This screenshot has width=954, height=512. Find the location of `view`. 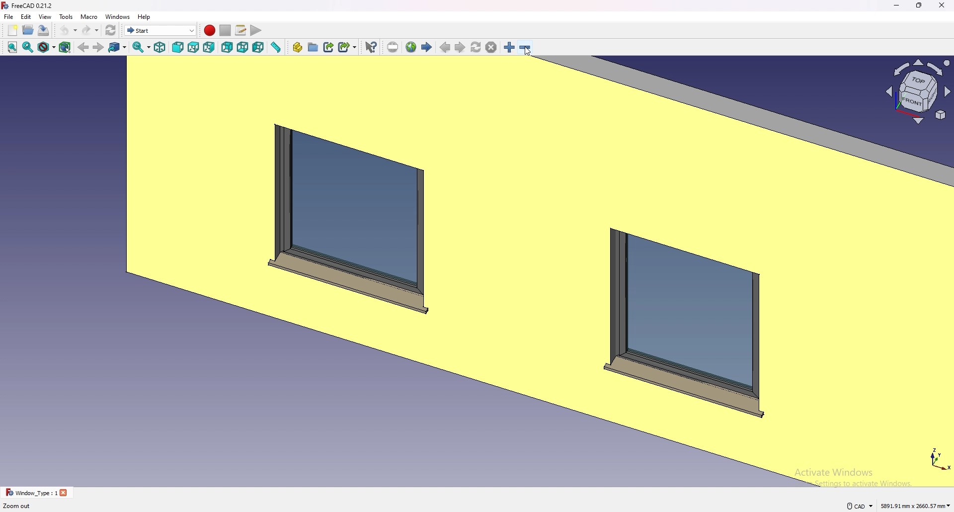

view is located at coordinates (45, 17).